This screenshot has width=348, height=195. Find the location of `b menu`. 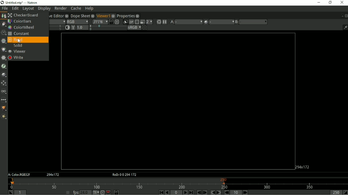

b menu is located at coordinates (254, 22).